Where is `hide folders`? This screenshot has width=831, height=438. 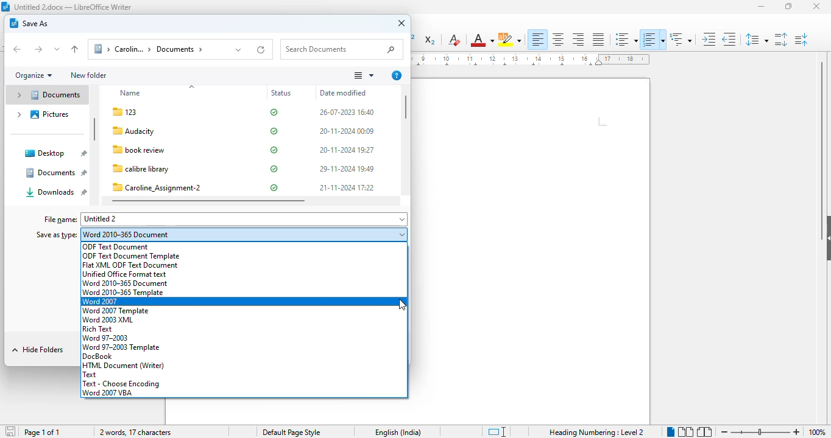
hide folders is located at coordinates (38, 349).